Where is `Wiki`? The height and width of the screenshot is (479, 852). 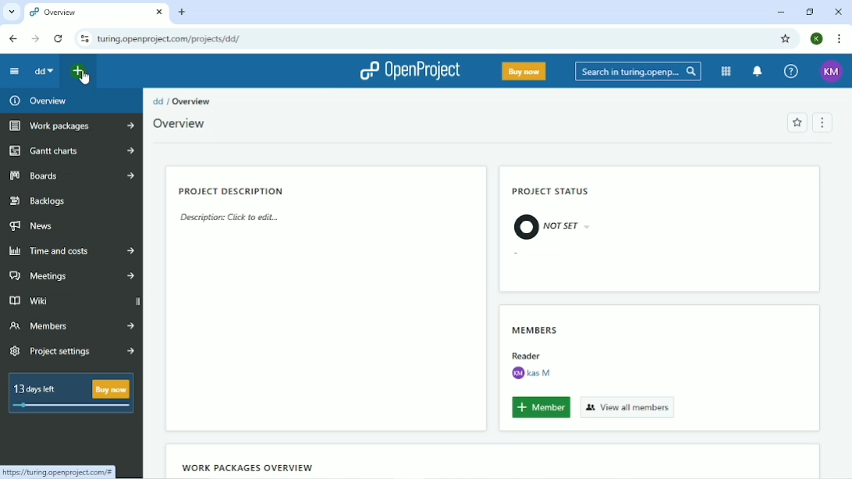
Wiki is located at coordinates (73, 302).